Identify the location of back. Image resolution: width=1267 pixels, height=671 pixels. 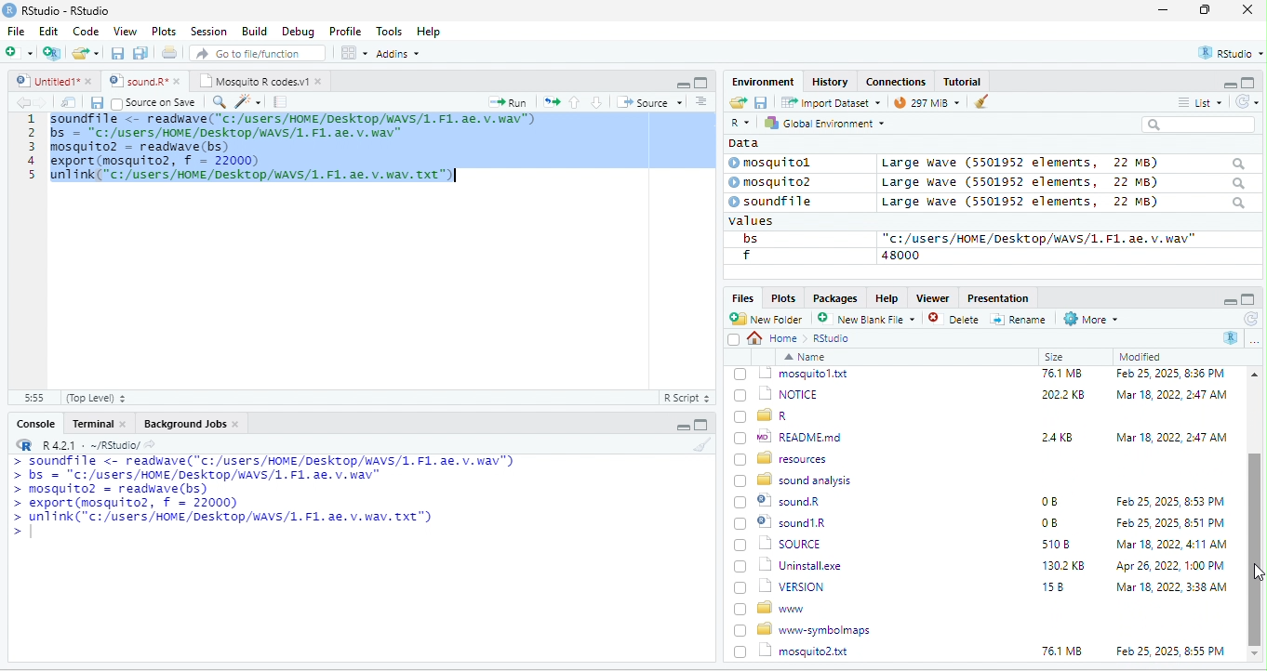
(26, 103).